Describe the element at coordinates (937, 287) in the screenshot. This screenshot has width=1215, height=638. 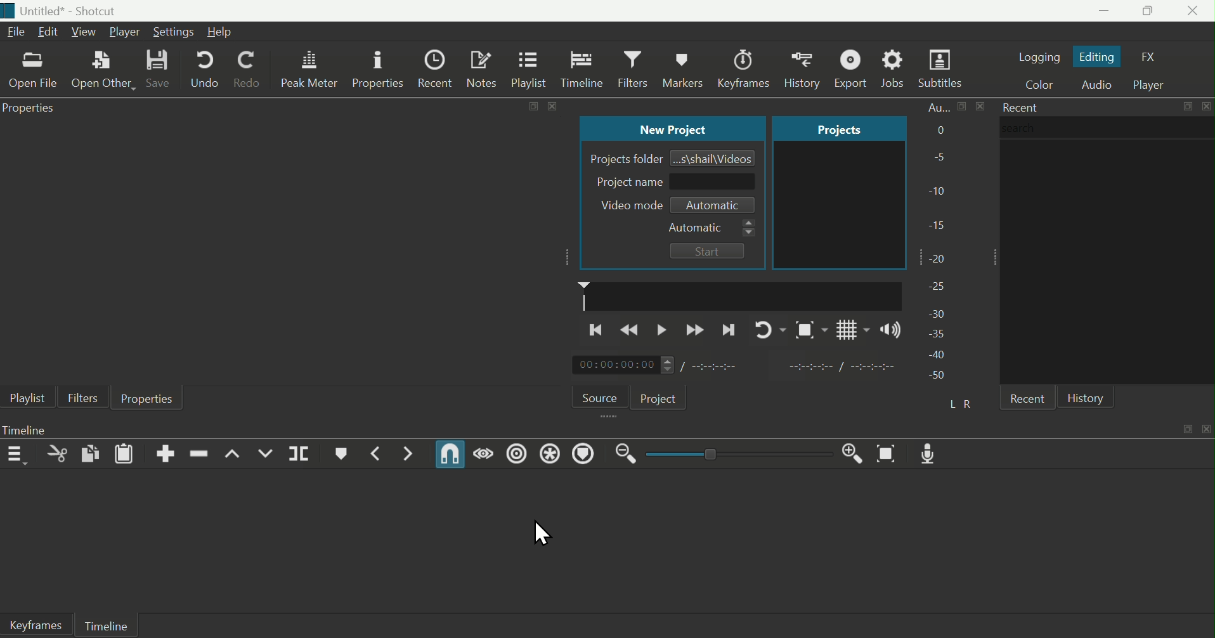
I see `-25` at that location.